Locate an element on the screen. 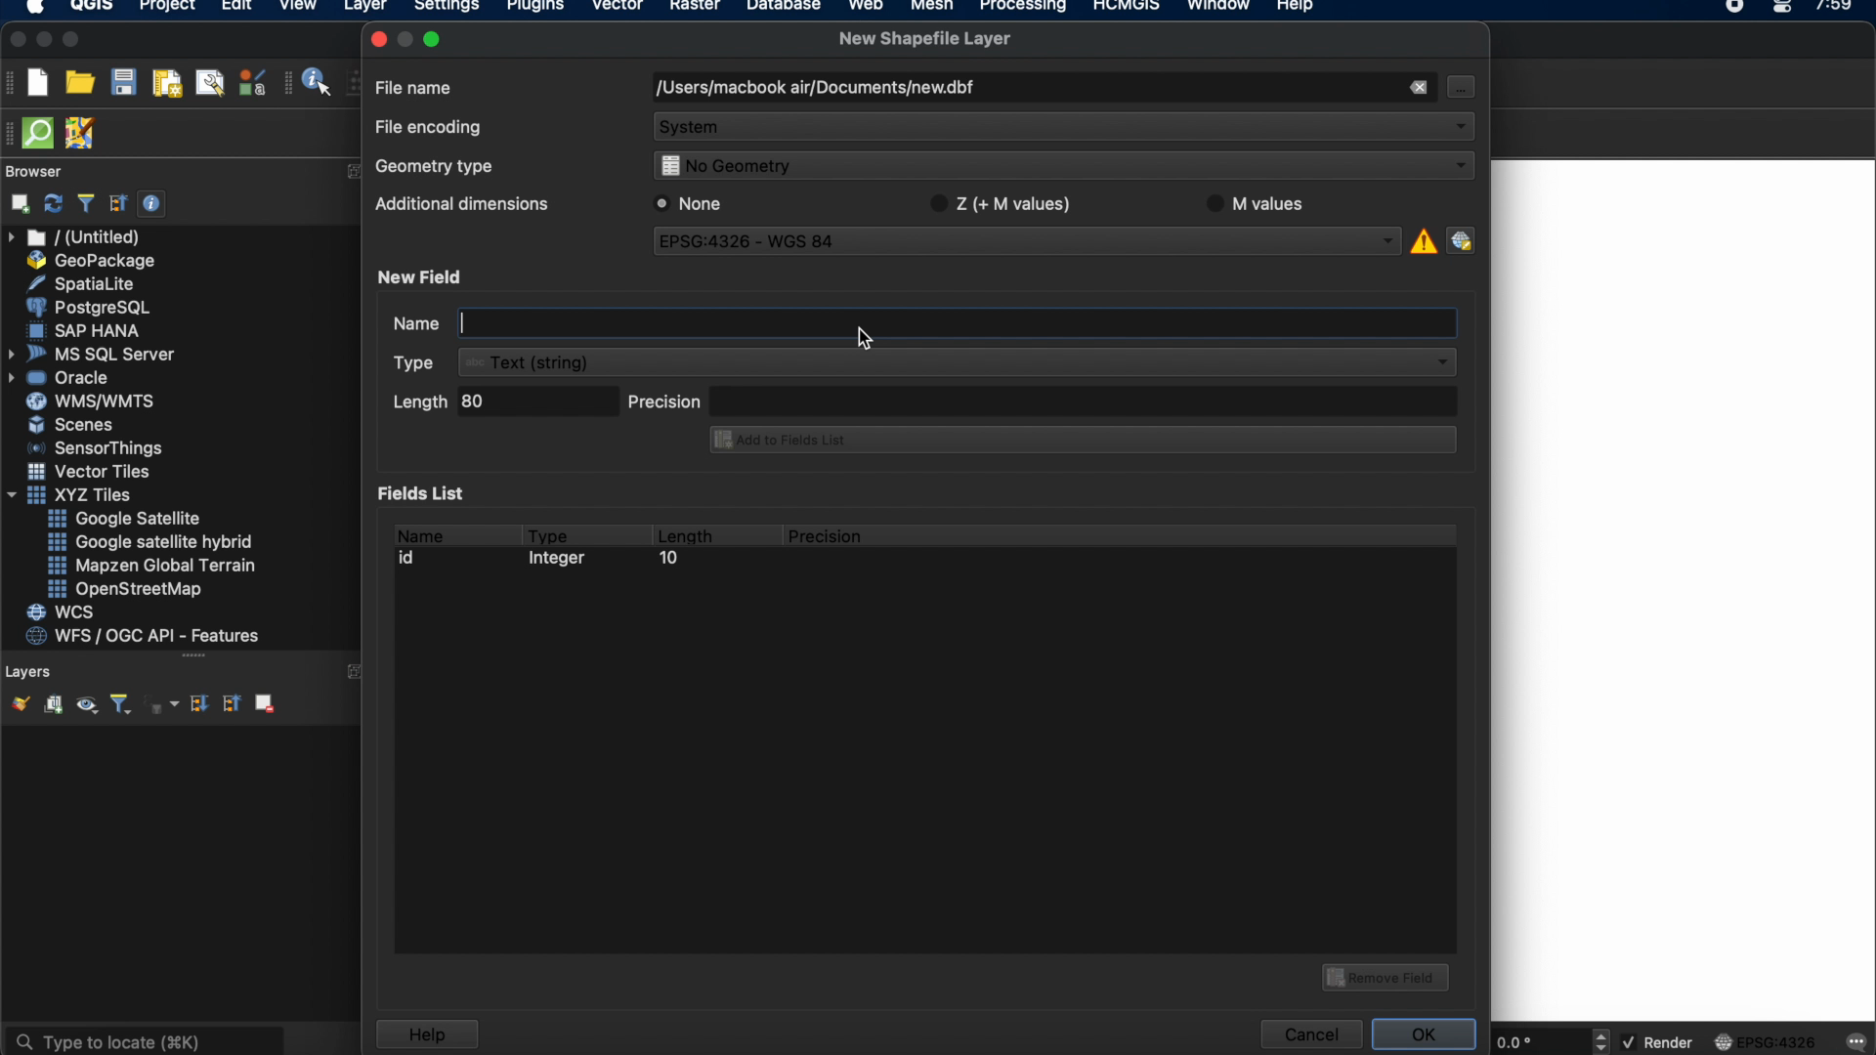 The height and width of the screenshot is (1055, 1876). new project is located at coordinates (37, 82).